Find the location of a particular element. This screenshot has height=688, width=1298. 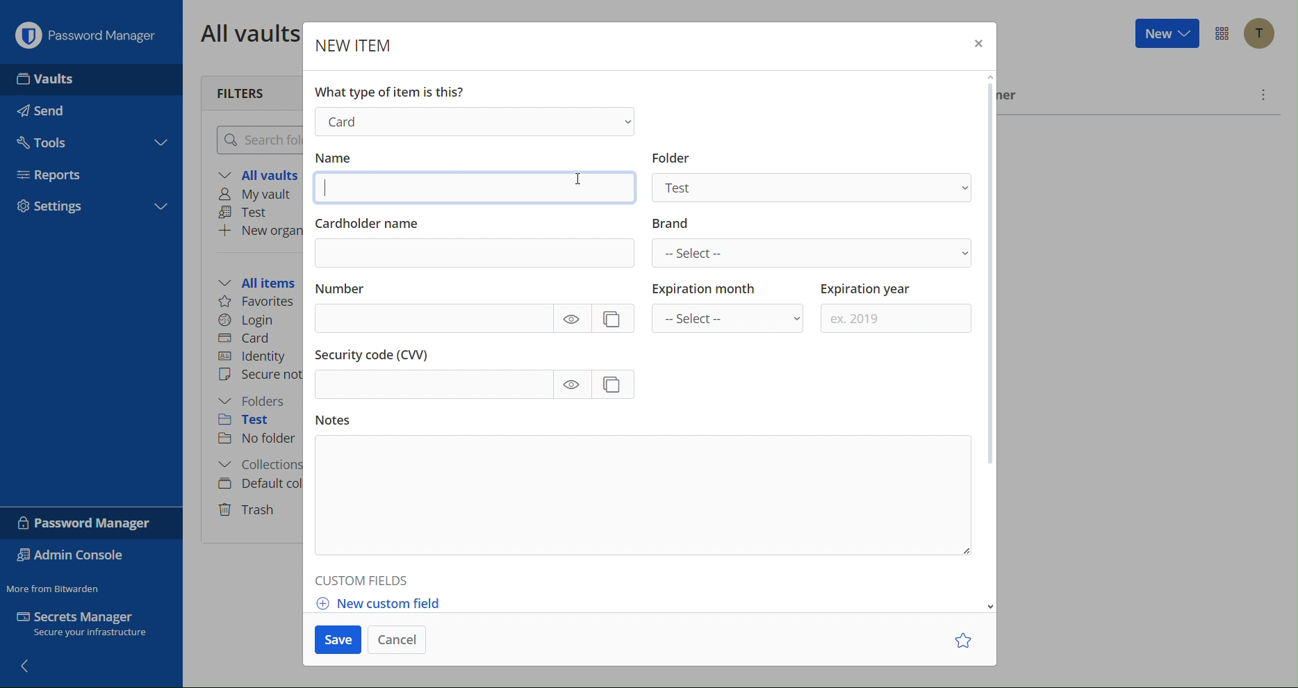

Cardholder name is located at coordinates (475, 243).